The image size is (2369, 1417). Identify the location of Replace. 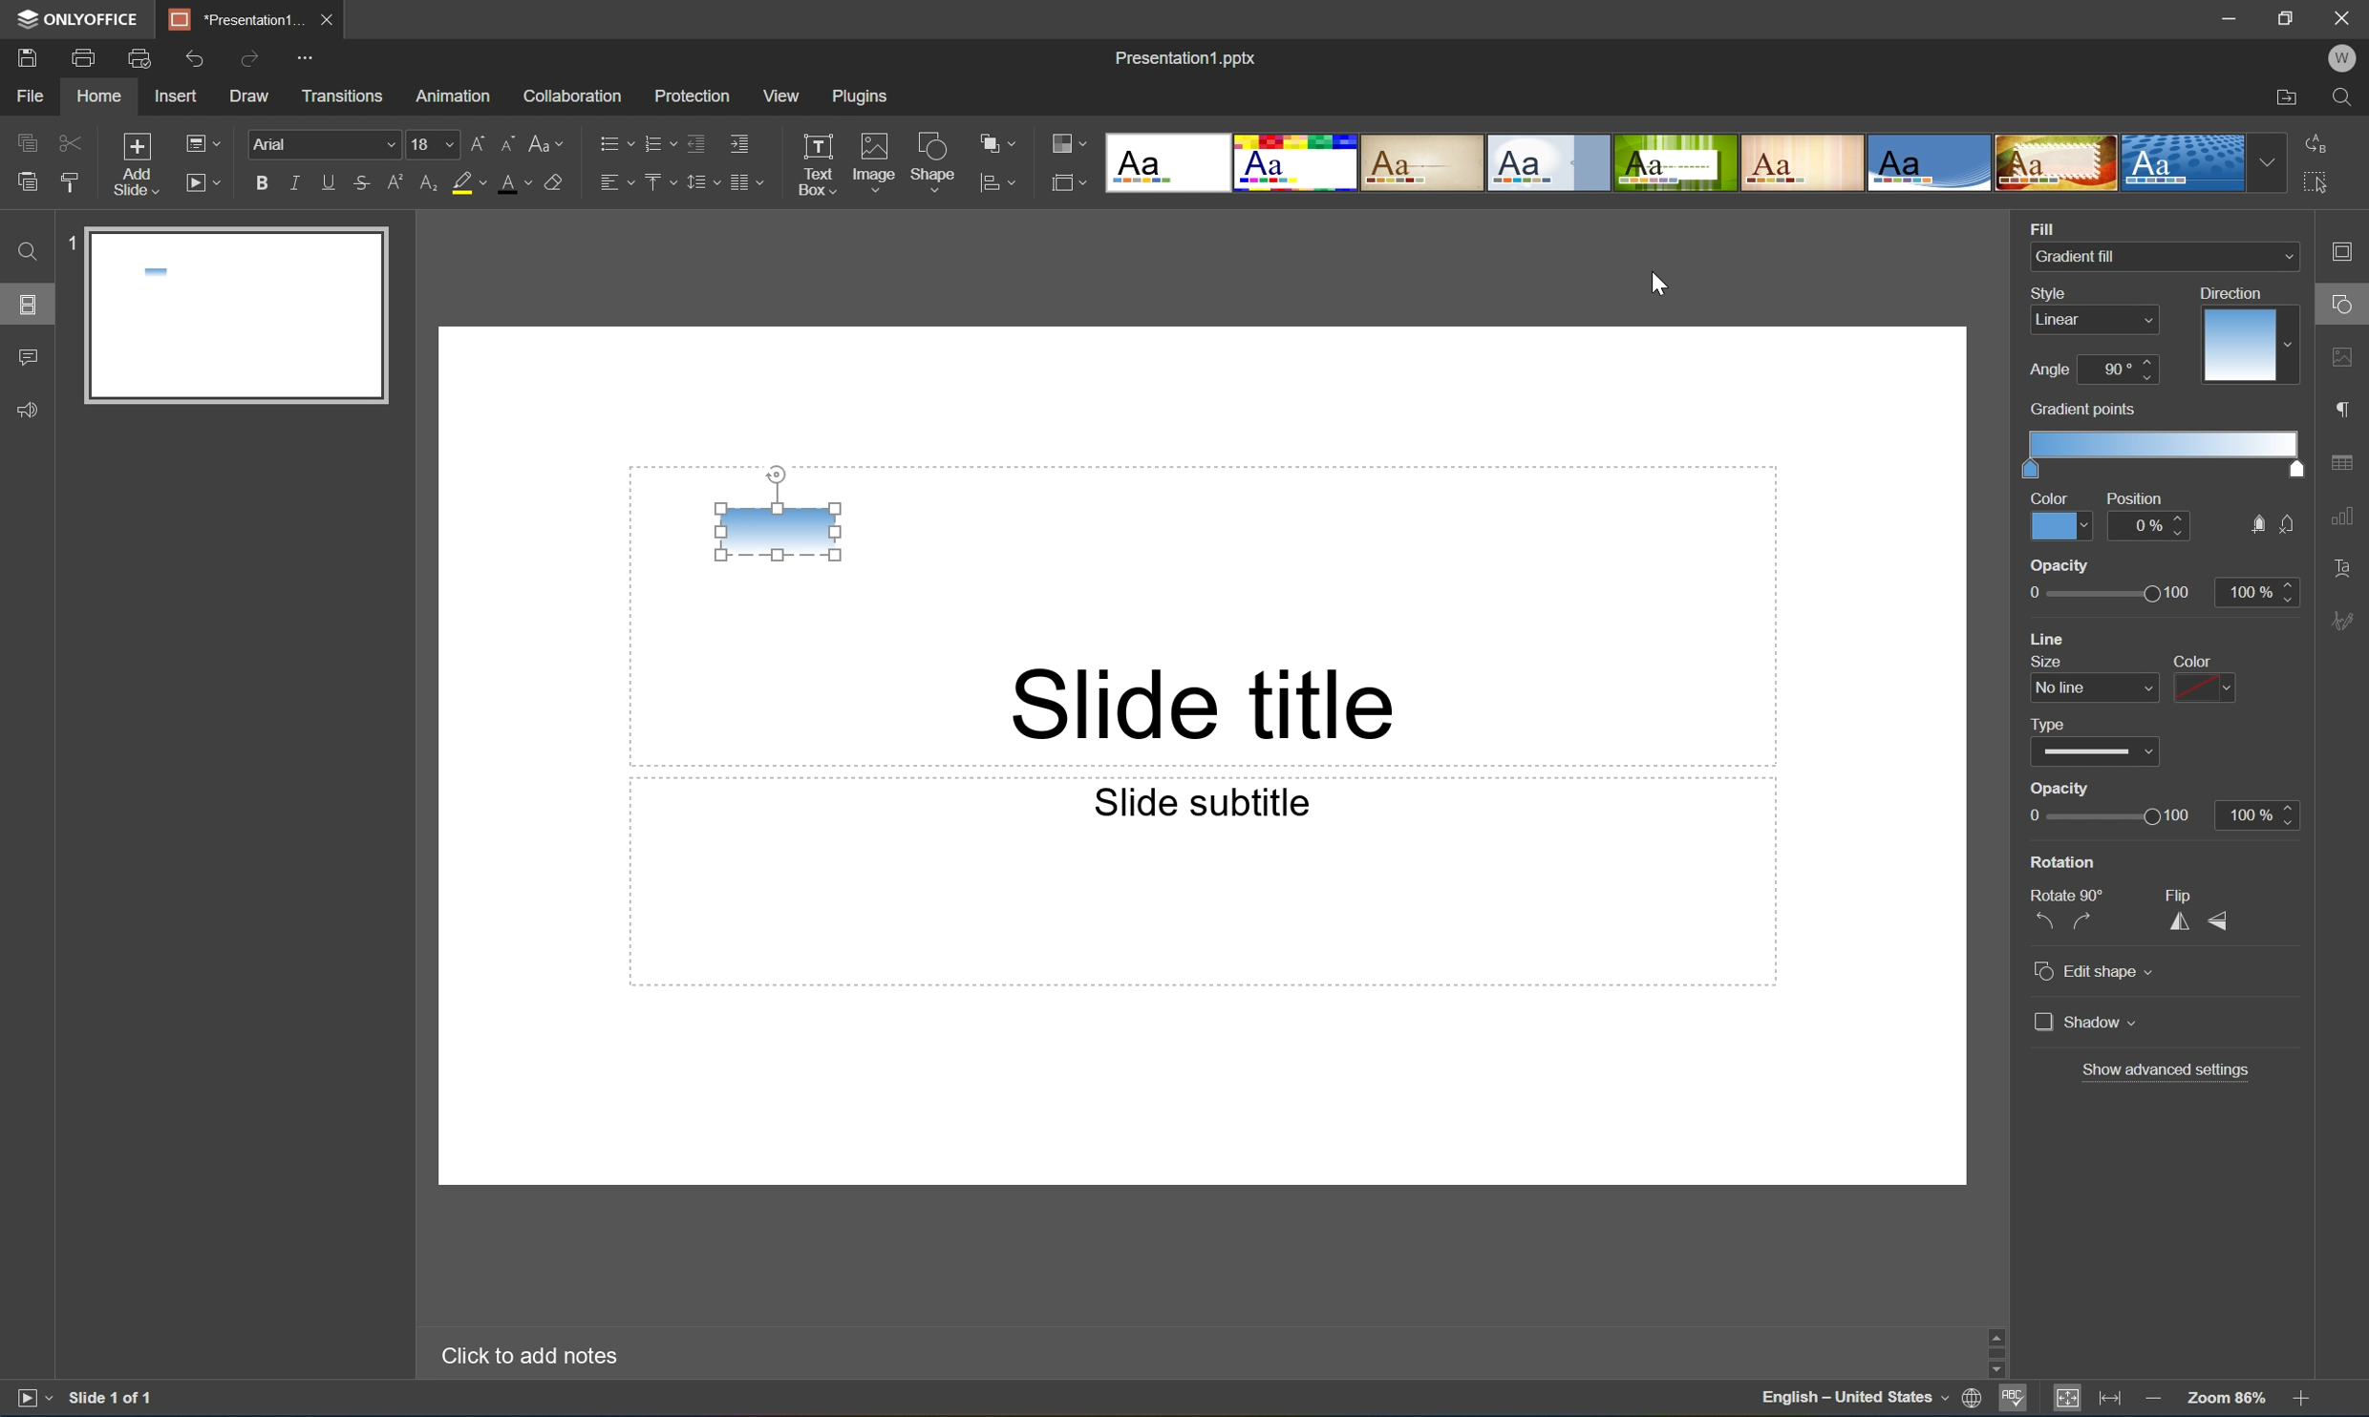
(2316, 140).